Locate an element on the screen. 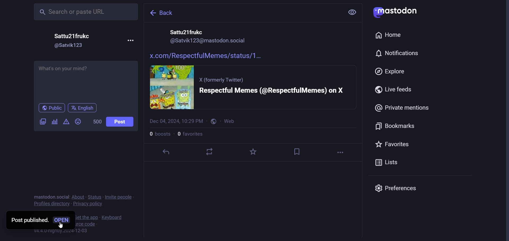 This screenshot has height=241, width=509. social is located at coordinates (63, 197).